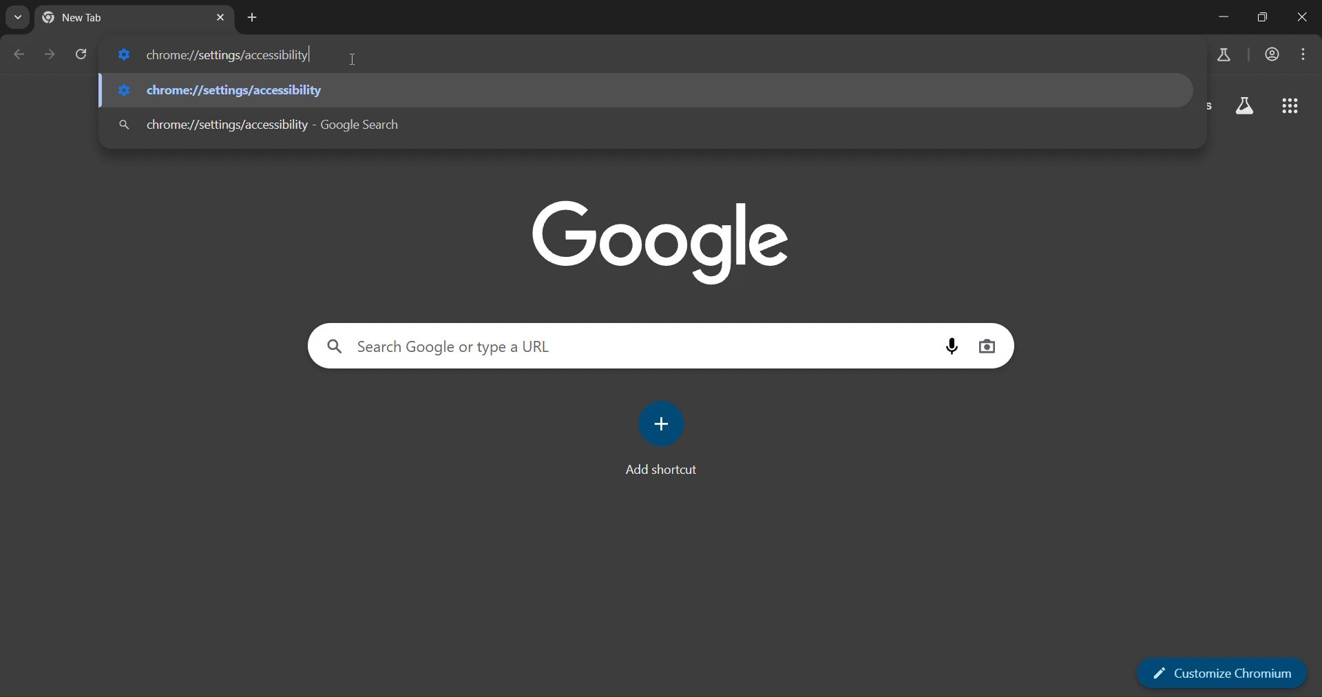 Image resolution: width=1322 pixels, height=697 pixels. What do you see at coordinates (218, 54) in the screenshot?
I see `chrome://settings/accessibility` at bounding box center [218, 54].